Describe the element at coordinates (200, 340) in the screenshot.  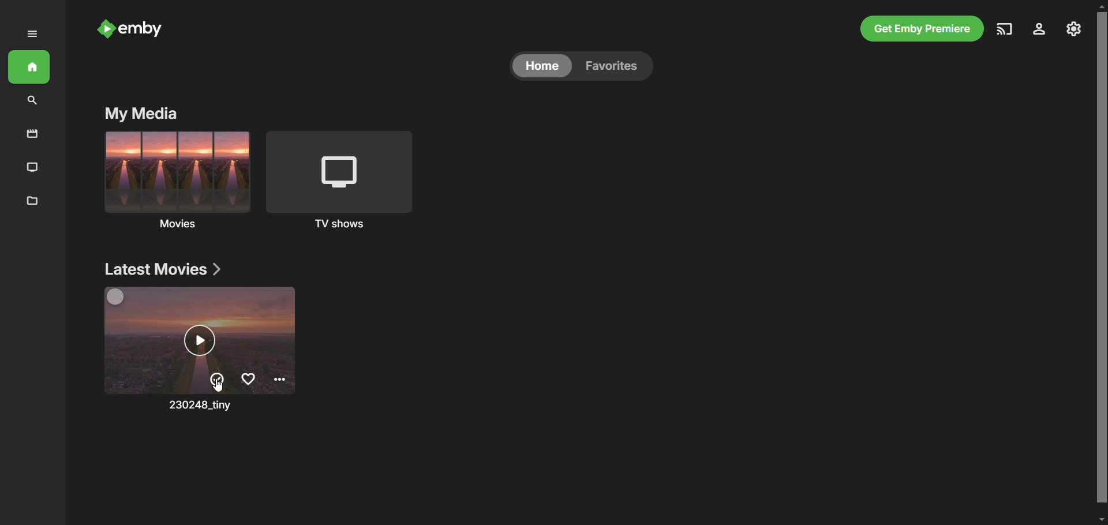
I see `movie` at that location.